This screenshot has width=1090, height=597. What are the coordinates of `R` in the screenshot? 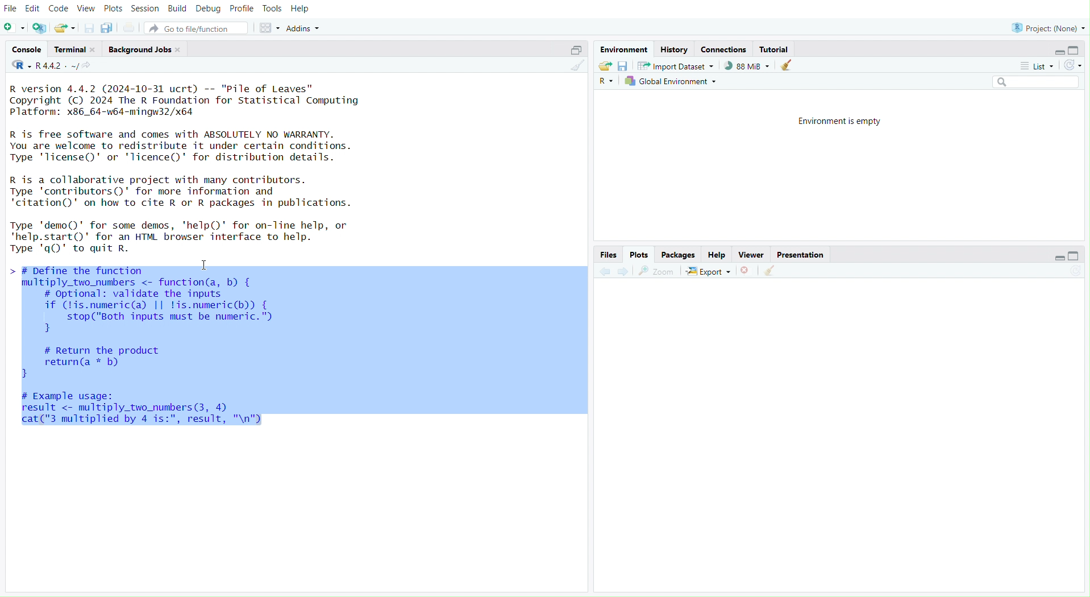 It's located at (607, 81).